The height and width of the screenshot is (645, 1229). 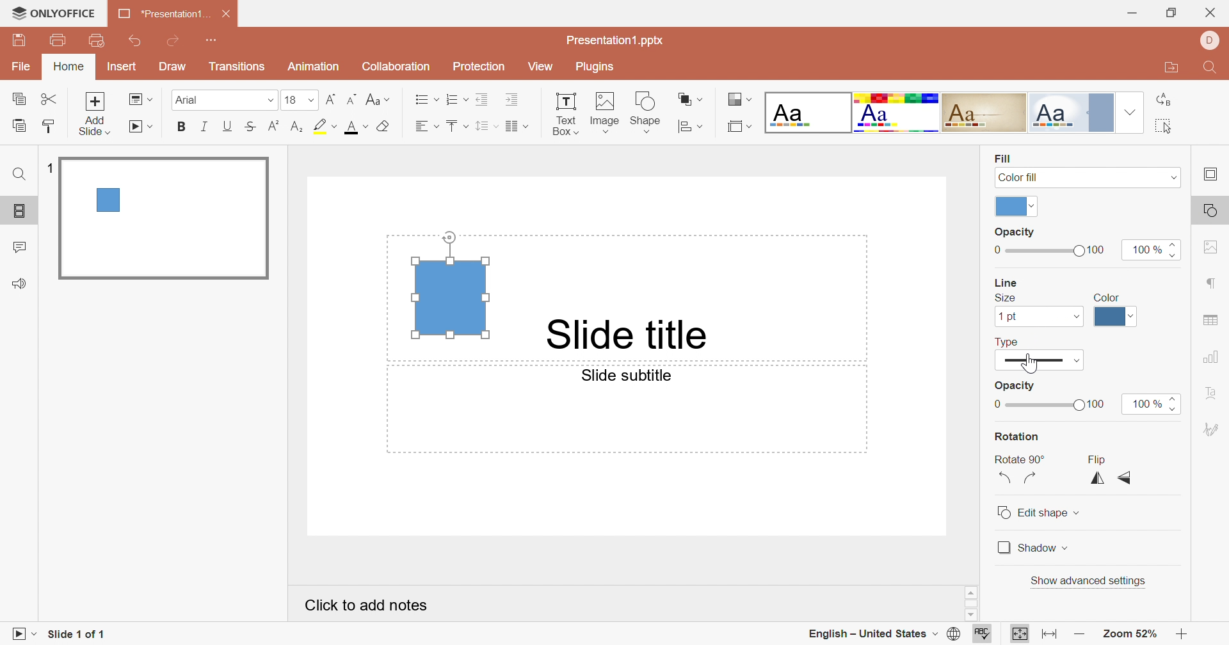 What do you see at coordinates (481, 67) in the screenshot?
I see `Protection` at bounding box center [481, 67].